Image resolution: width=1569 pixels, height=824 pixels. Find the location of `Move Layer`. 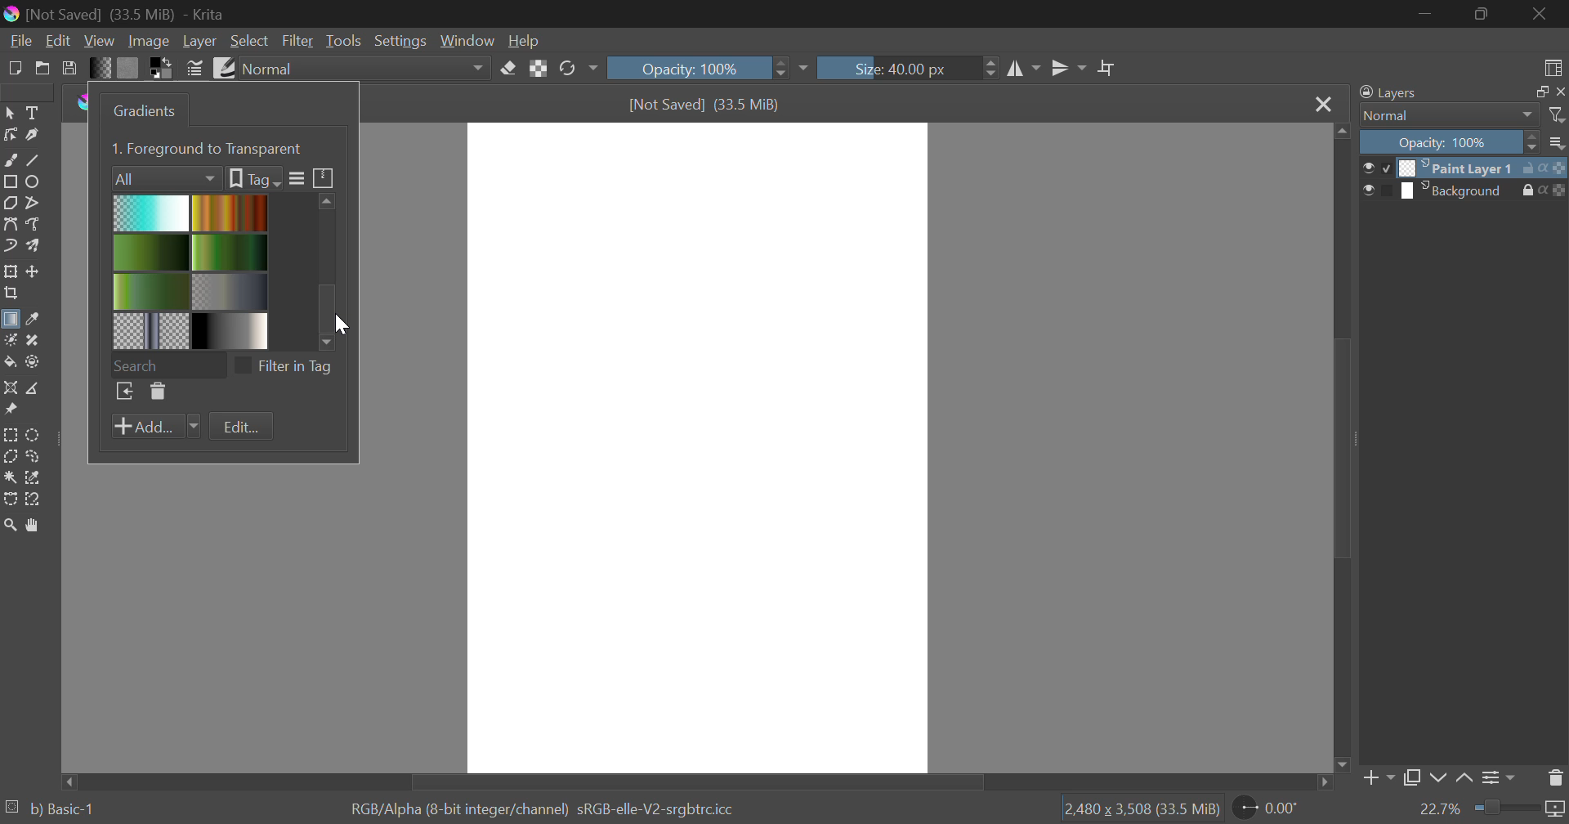

Move Layer is located at coordinates (34, 271).